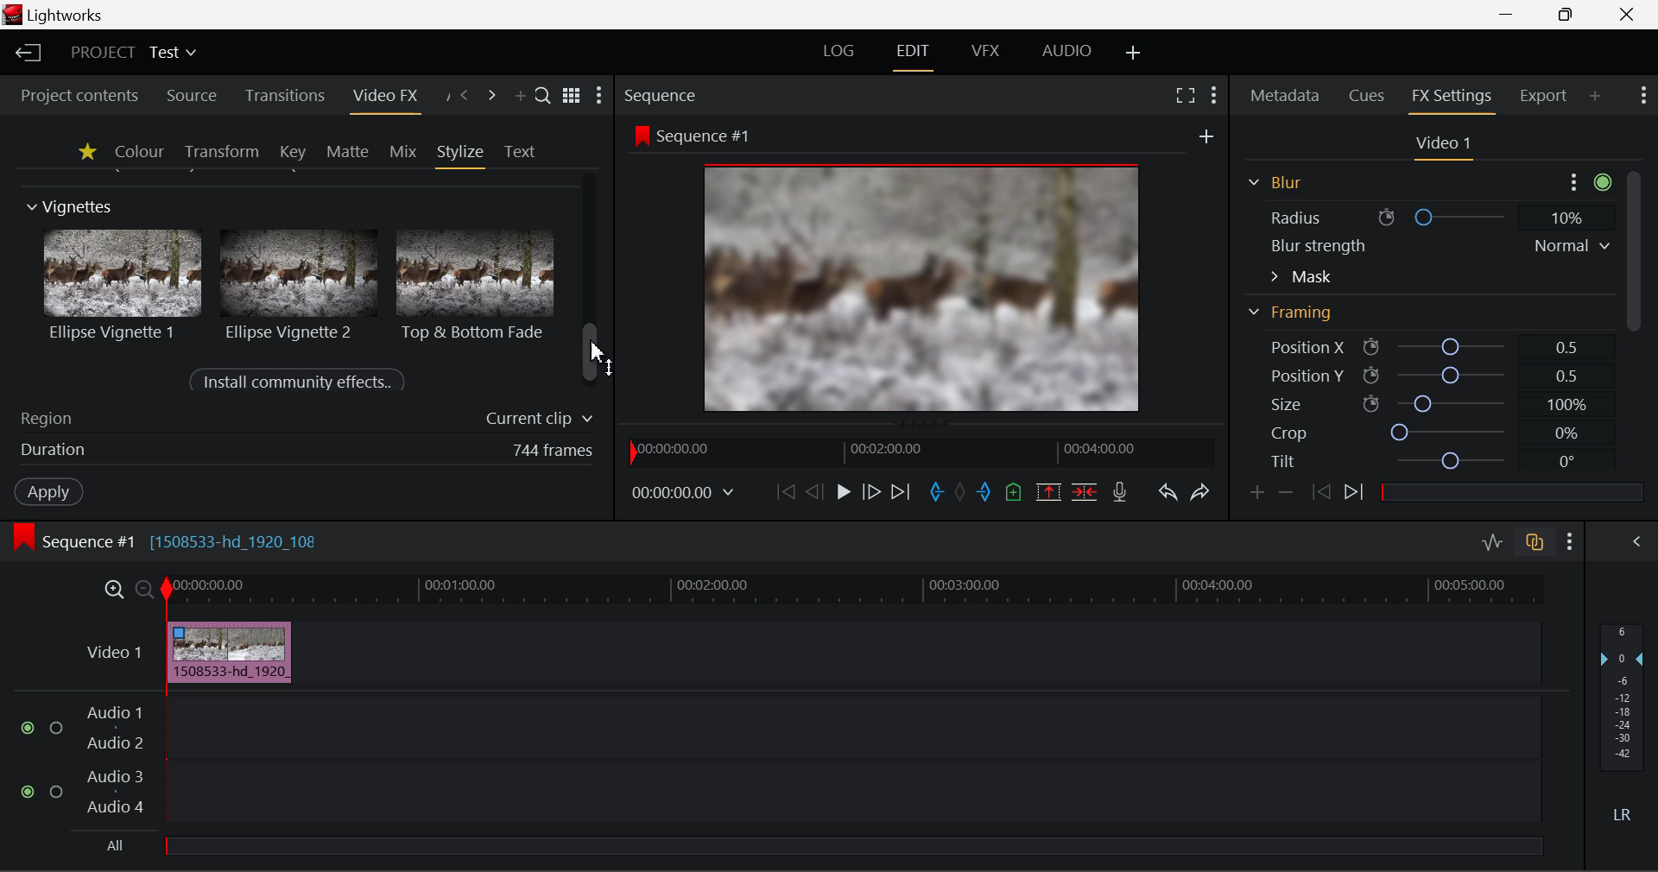 The width and height of the screenshot is (1658, 872). Describe the element at coordinates (986, 54) in the screenshot. I see `VFX Layout` at that location.